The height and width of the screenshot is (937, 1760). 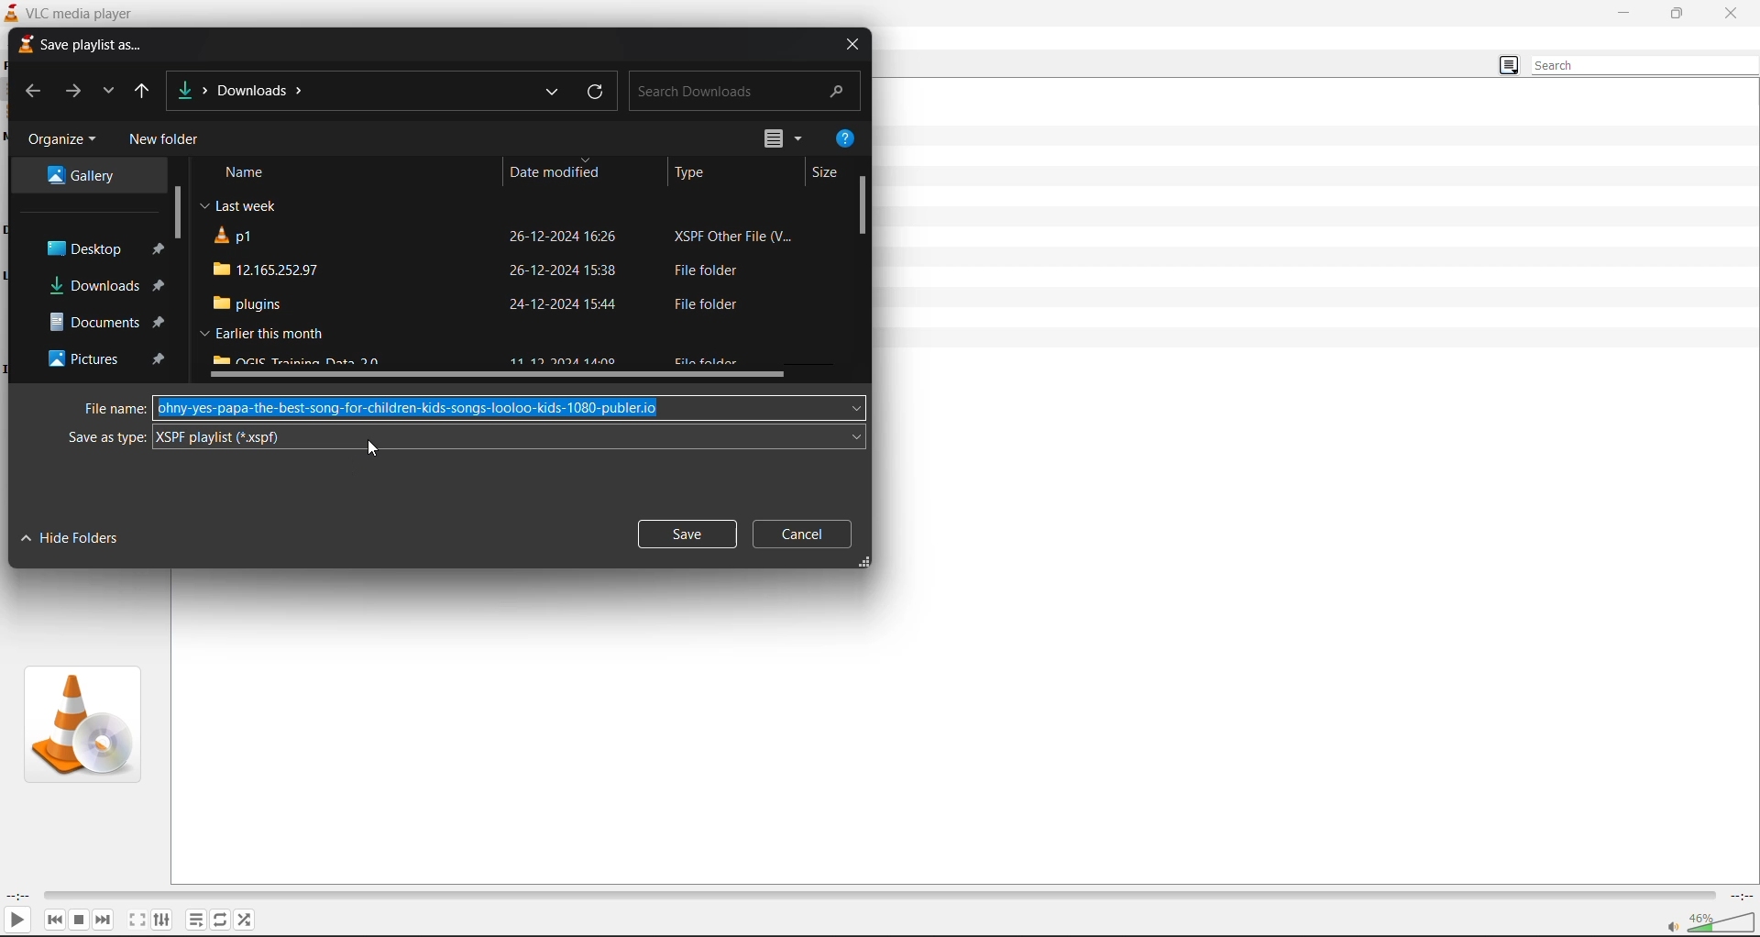 What do you see at coordinates (863, 205) in the screenshot?
I see `vertical scroll bar` at bounding box center [863, 205].